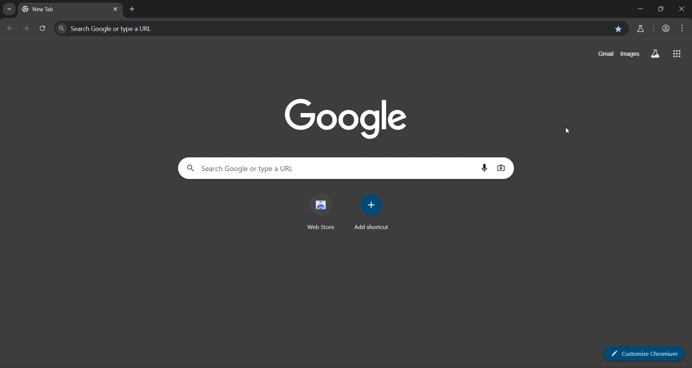 This screenshot has height=368, width=692. I want to click on close, so click(681, 8).